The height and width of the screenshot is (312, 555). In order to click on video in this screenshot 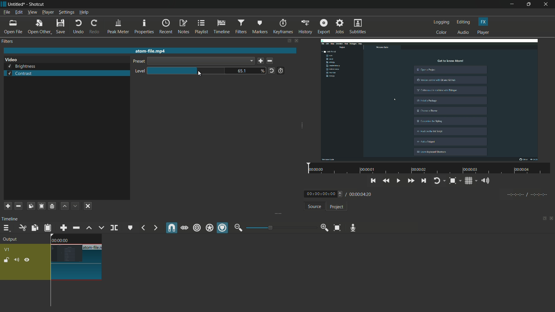, I will do `click(430, 100)`.